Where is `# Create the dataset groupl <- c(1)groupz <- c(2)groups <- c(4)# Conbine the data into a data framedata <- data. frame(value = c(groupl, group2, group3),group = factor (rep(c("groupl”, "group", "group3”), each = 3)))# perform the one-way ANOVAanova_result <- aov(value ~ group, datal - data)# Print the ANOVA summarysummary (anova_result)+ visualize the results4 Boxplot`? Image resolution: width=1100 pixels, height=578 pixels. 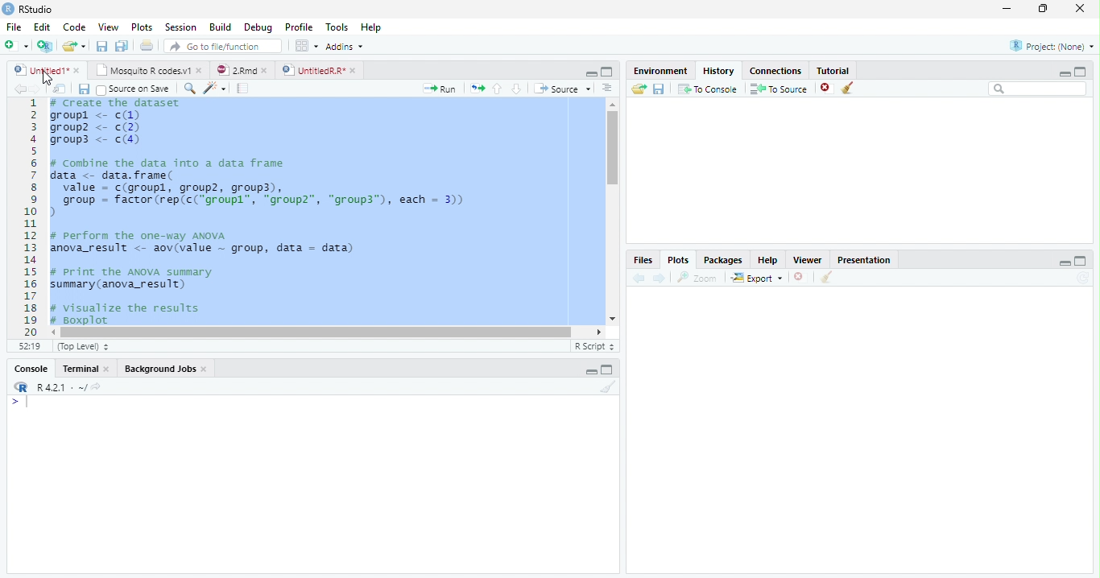 # Create the dataset groupl <- c(1)groupz <- c(2)groups <- c(4)# Conbine the data into a data framedata <- data. frame(value = c(groupl, group2, group3),group = factor (rep(c("groupl”, "group", "group3”), each = 3)))# perform the one-way ANOVAanova_result <- aov(value ~ group, datal - data)# Print the ANOVA summarysummary (anova_result)+ visualize the results4 Boxplot is located at coordinates (291, 212).